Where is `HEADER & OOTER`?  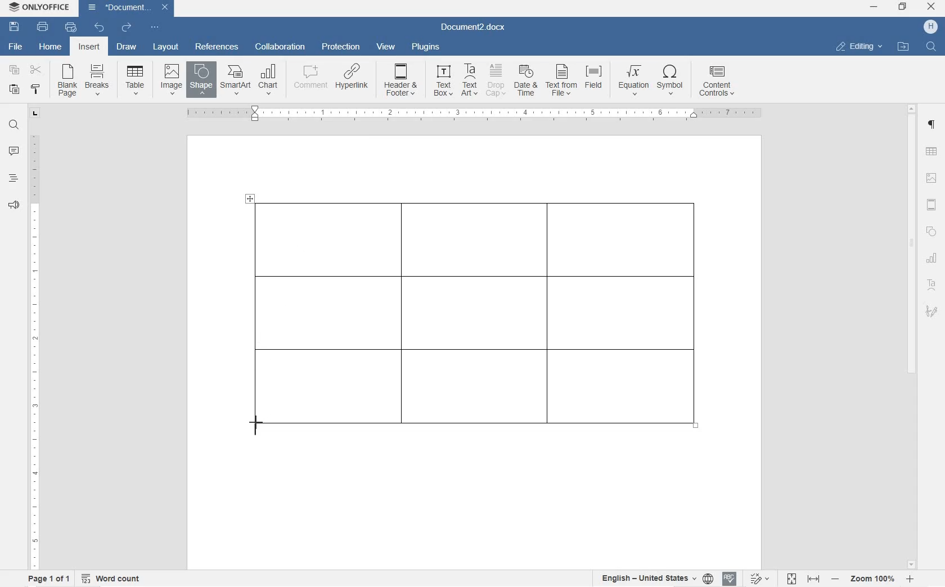
HEADER & OOTER is located at coordinates (401, 80).